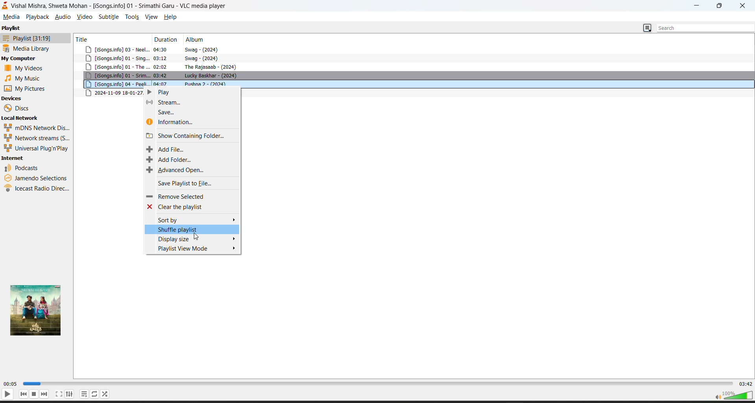 The height and width of the screenshot is (403, 755). What do you see at coordinates (12, 98) in the screenshot?
I see `devices` at bounding box center [12, 98].